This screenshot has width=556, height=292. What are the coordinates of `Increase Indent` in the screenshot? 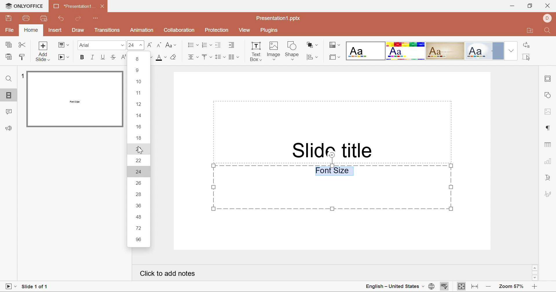 It's located at (233, 45).